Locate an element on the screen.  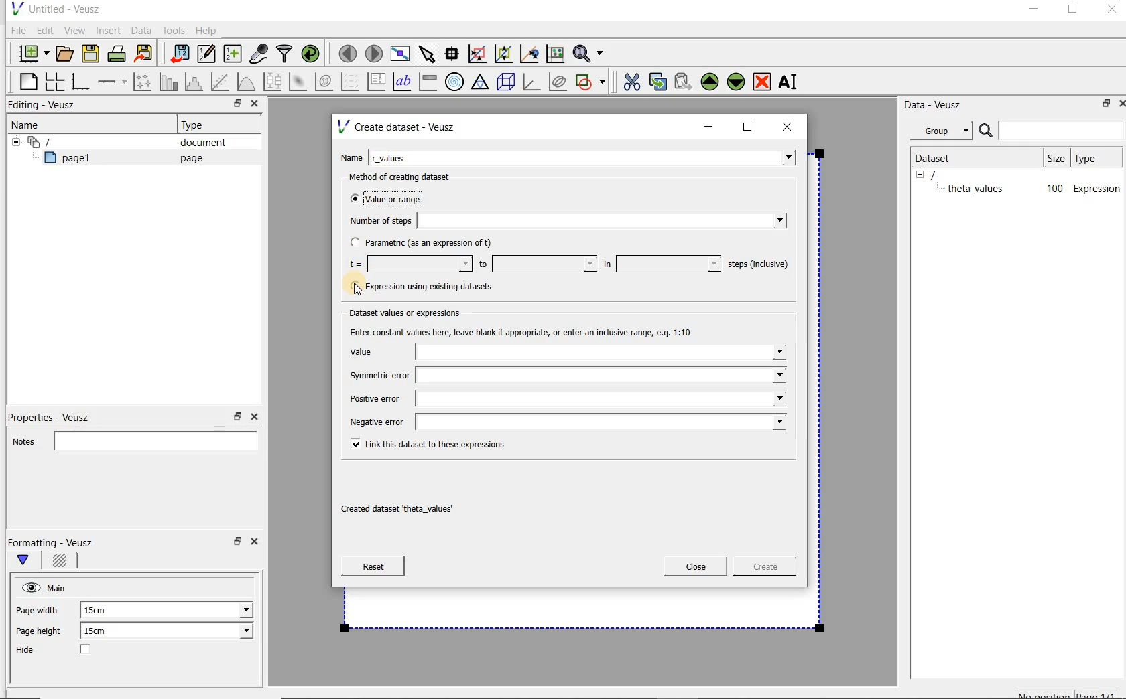
text label is located at coordinates (403, 81).